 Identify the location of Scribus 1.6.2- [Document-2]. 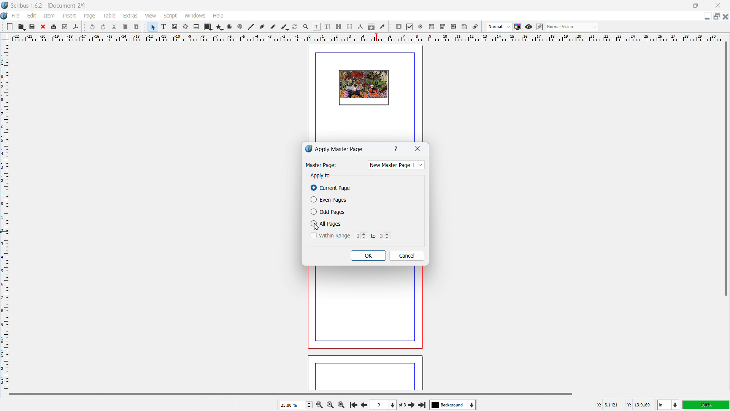
(49, 5).